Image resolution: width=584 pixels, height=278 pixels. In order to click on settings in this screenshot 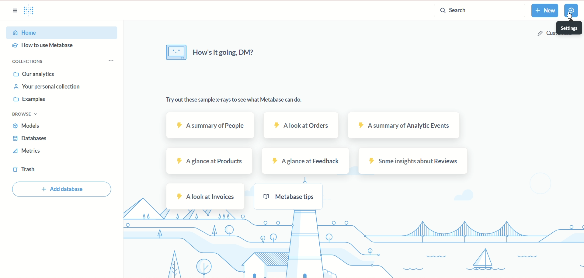, I will do `click(569, 28)`.